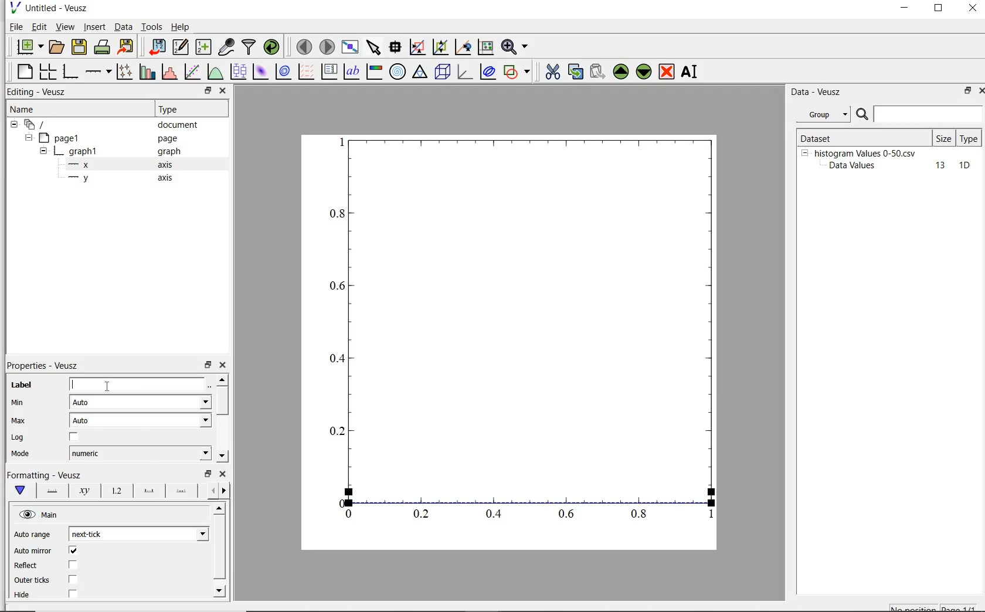  Describe the element at coordinates (33, 535) in the screenshot. I see ` Auto range` at that location.